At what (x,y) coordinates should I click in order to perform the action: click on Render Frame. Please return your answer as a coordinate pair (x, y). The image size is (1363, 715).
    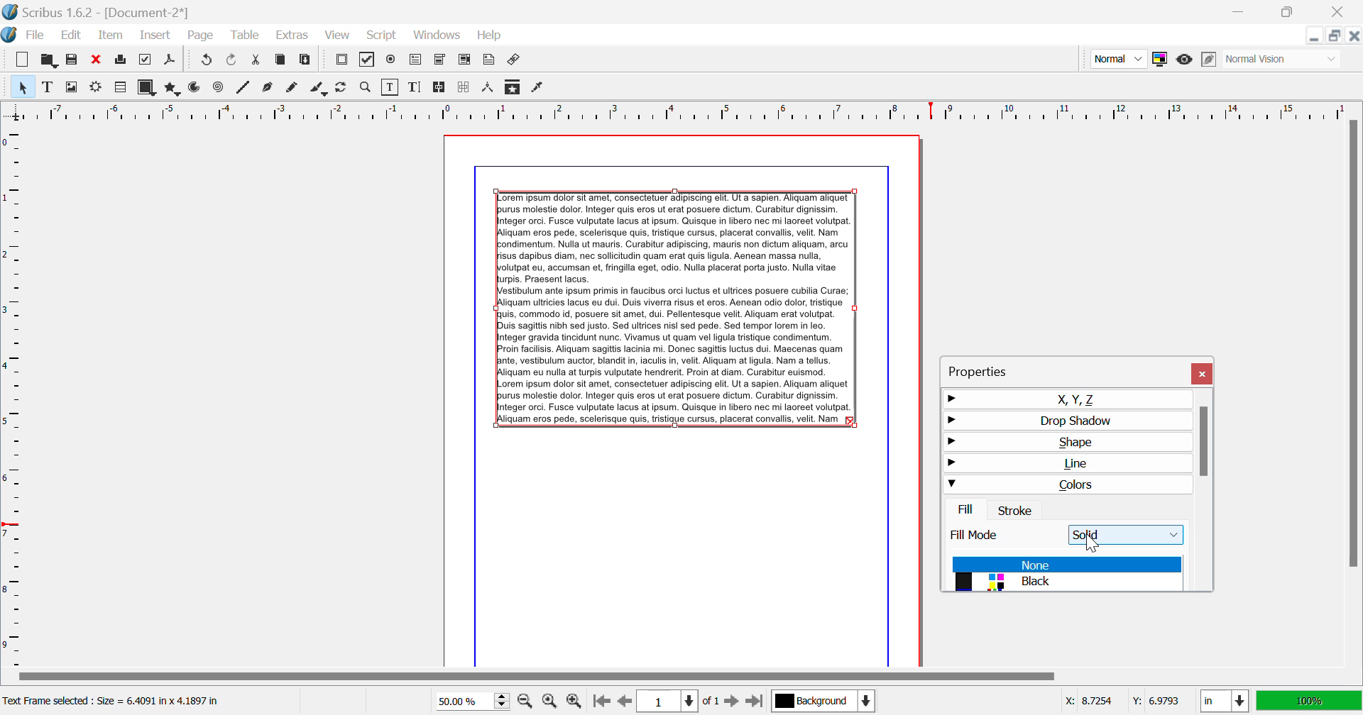
    Looking at the image, I should click on (95, 89).